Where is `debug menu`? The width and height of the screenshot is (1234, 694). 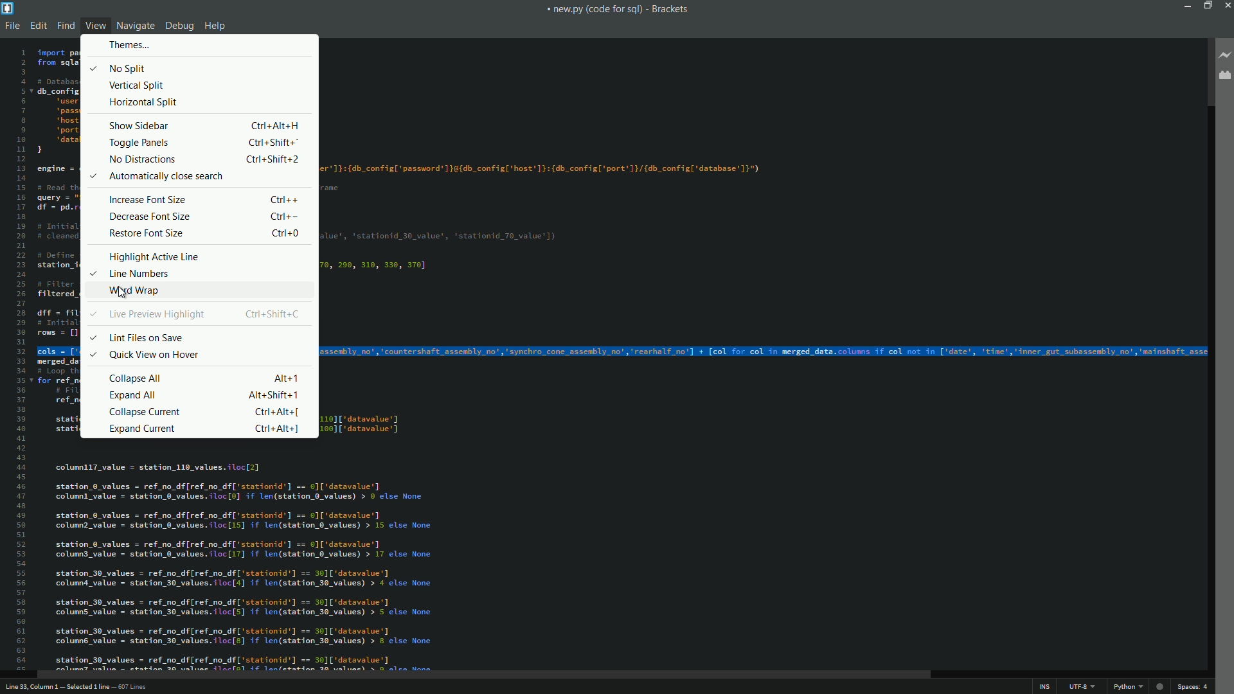
debug menu is located at coordinates (179, 26).